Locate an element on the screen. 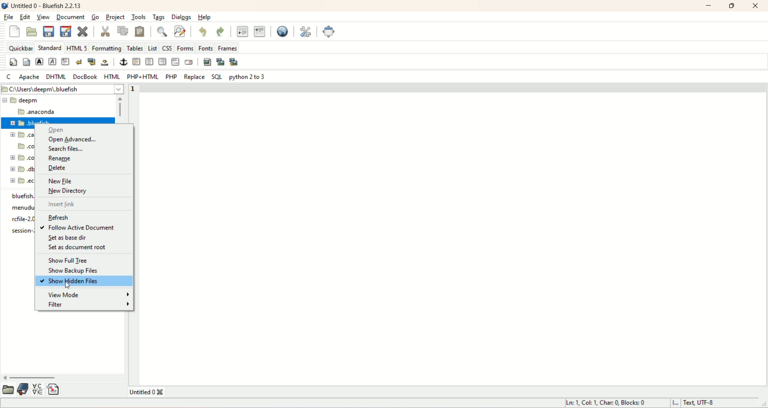  documentation is located at coordinates (24, 389).